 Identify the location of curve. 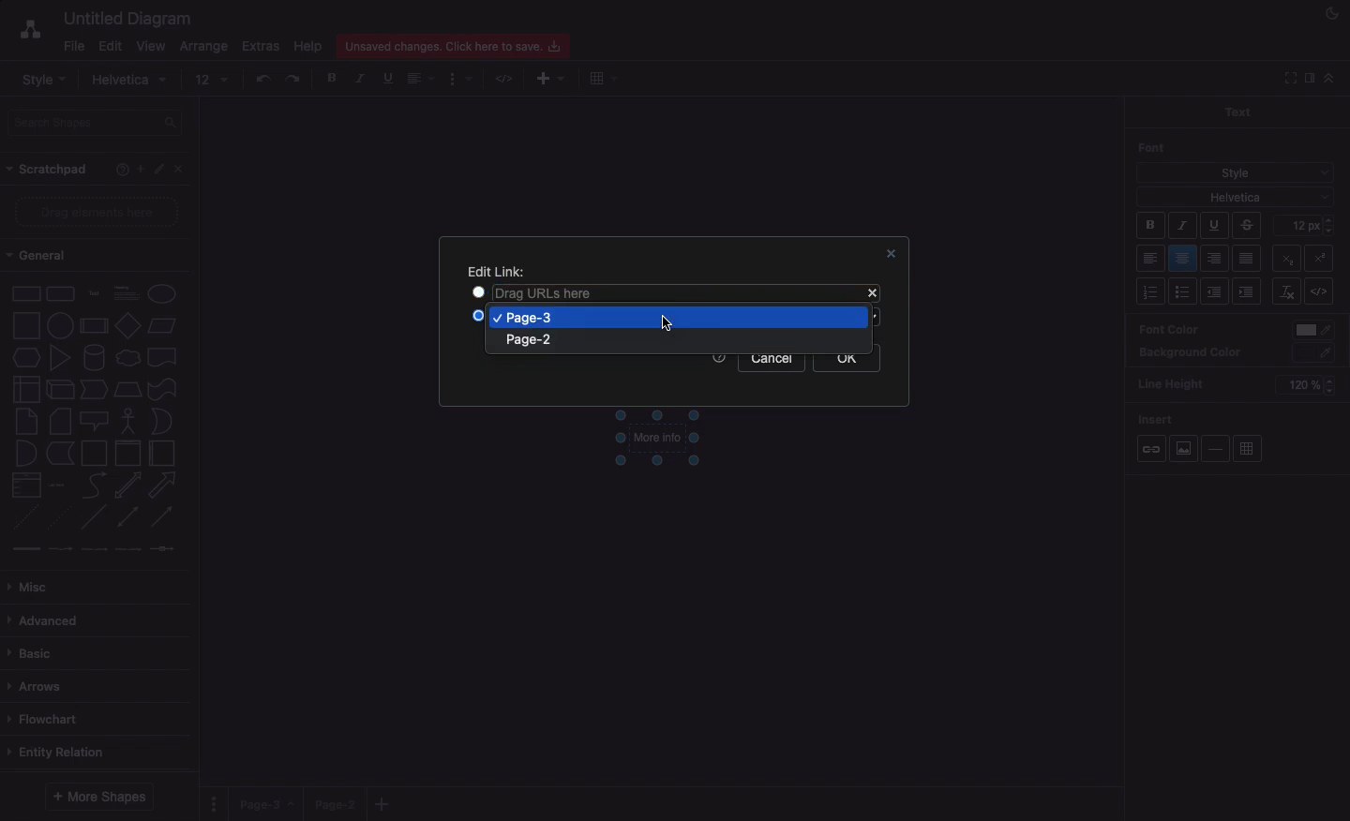
(95, 484).